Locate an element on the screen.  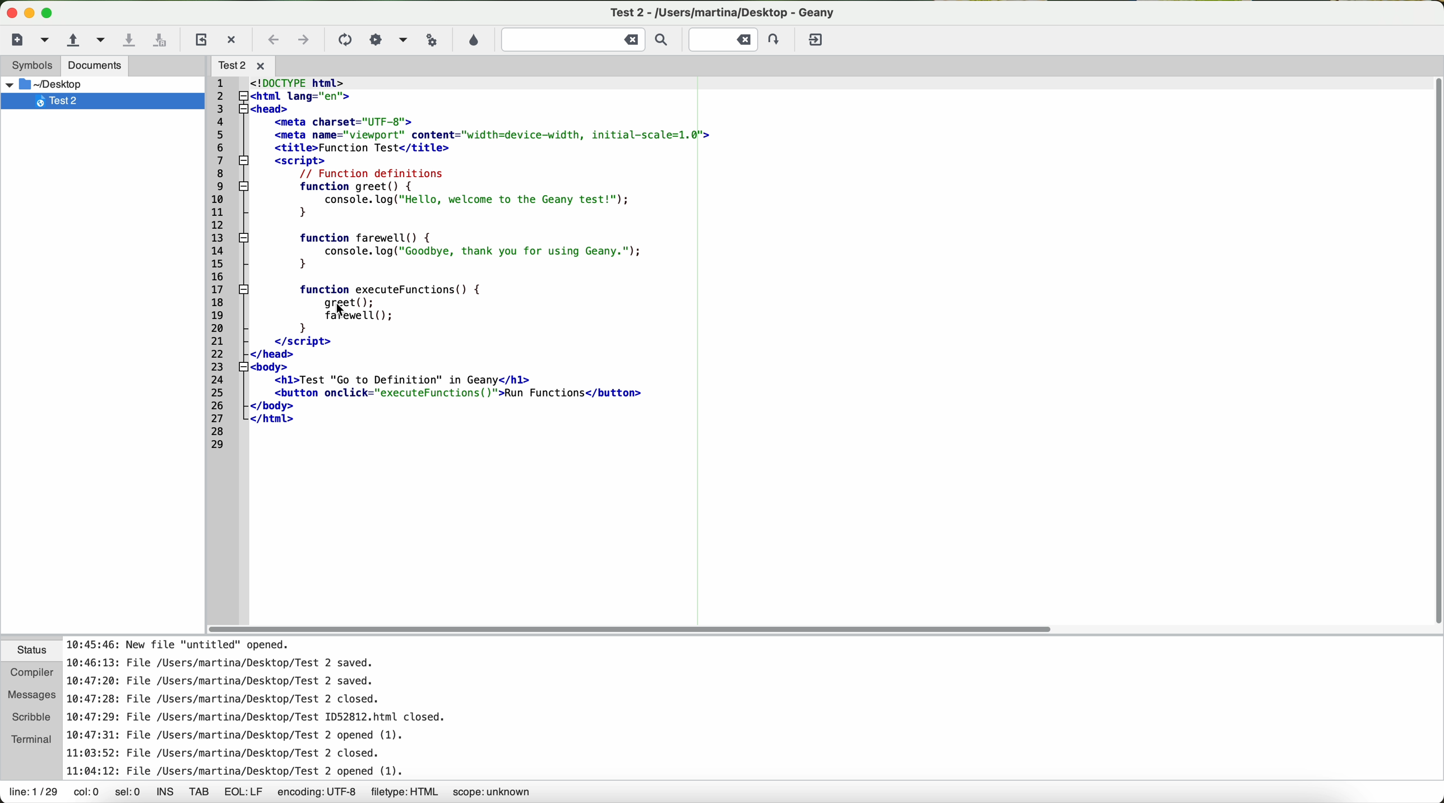
choose color is located at coordinates (473, 41).